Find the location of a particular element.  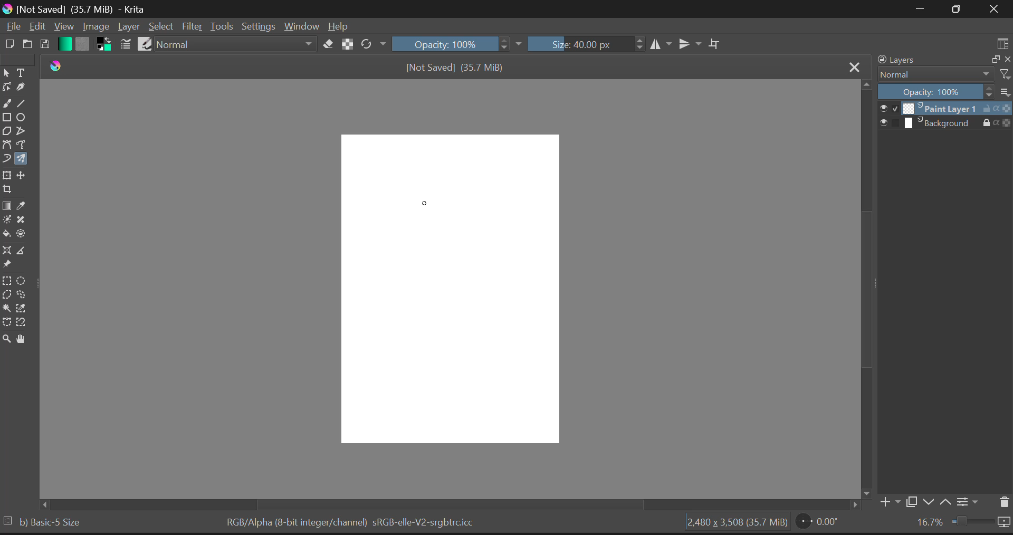

Crop is located at coordinates (716, 44).